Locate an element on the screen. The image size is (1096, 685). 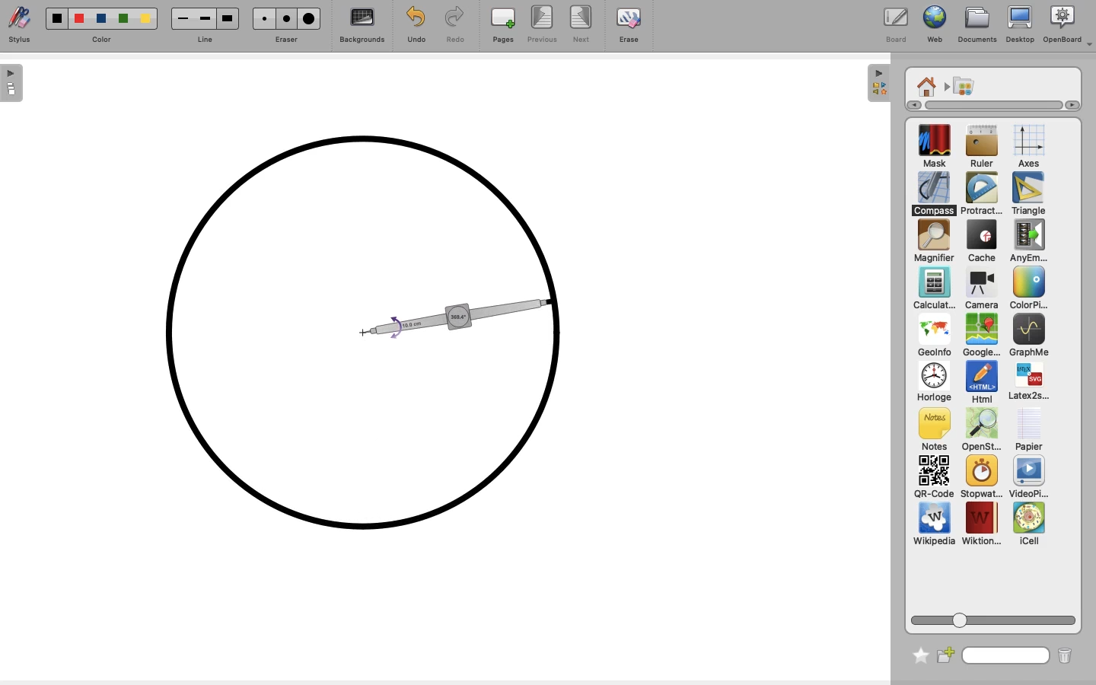
Applications is located at coordinates (964, 87).